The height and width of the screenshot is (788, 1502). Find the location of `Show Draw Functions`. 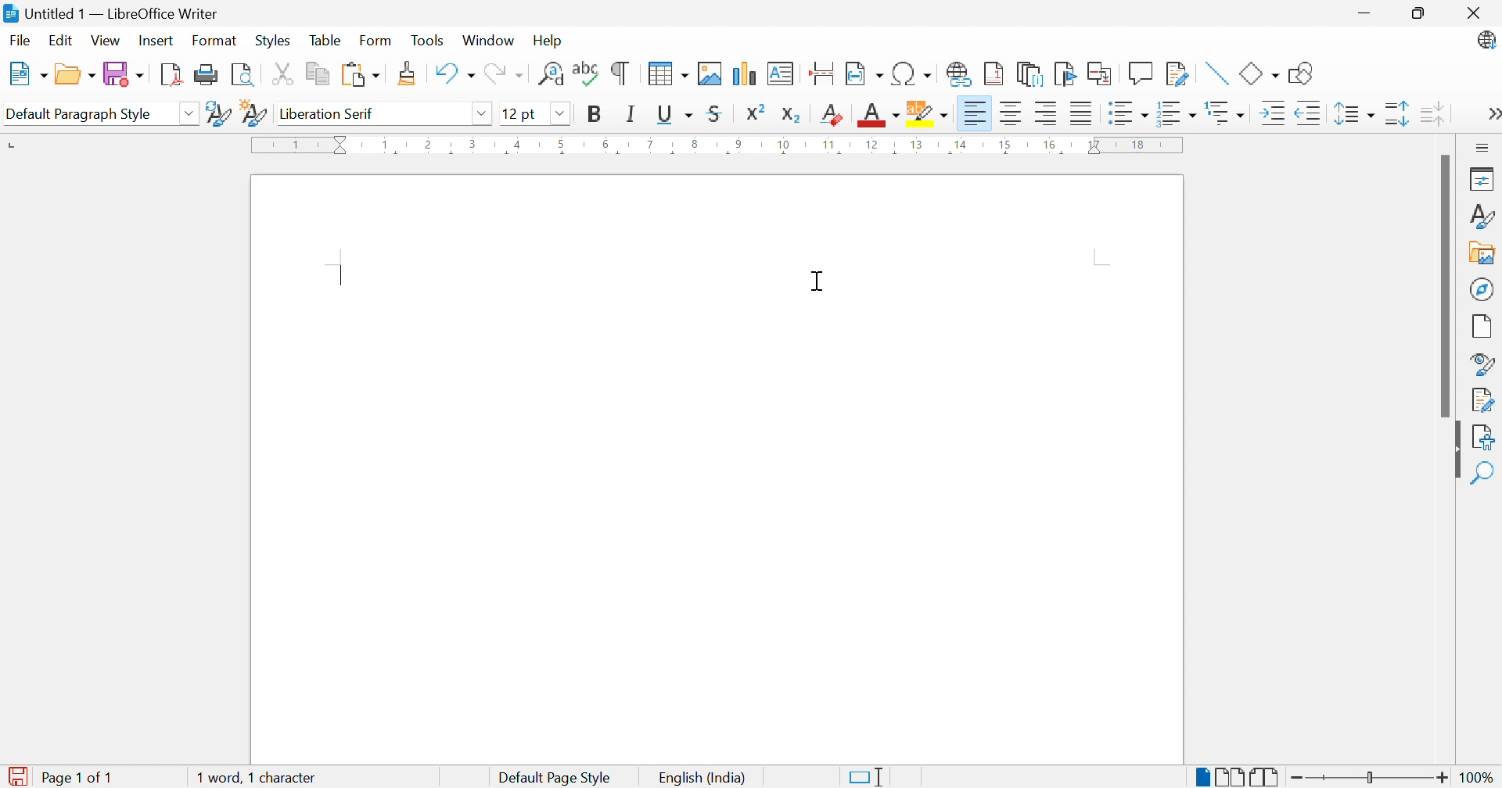

Show Draw Functions is located at coordinates (1302, 74).